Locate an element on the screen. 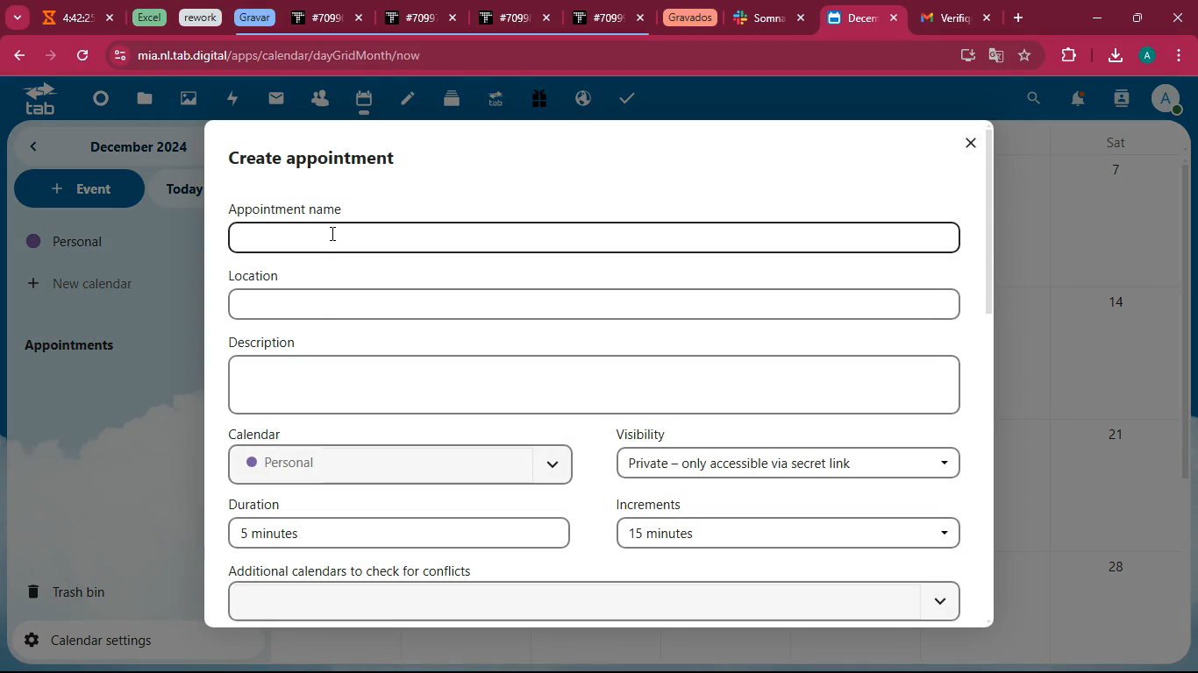 The image size is (1198, 673). type is located at coordinates (659, 239).